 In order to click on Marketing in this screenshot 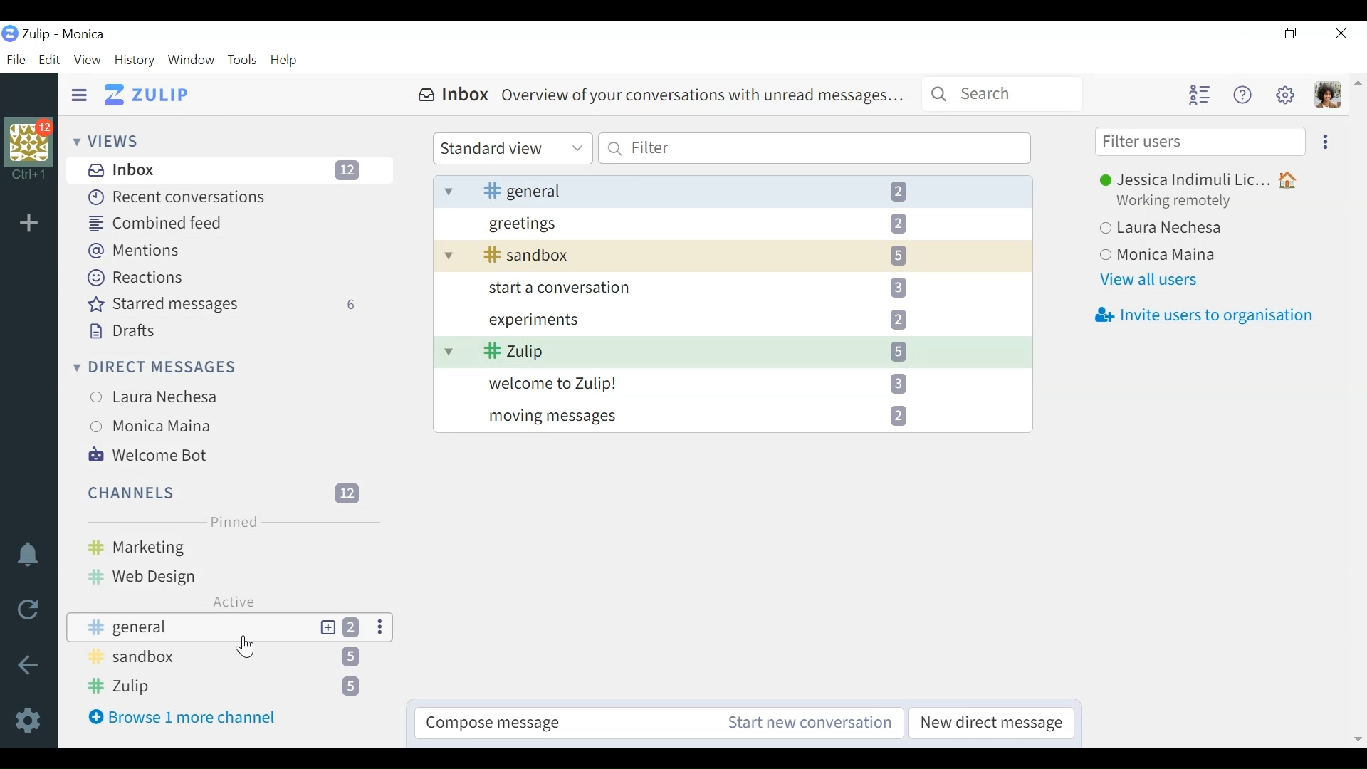, I will do `click(224, 546)`.